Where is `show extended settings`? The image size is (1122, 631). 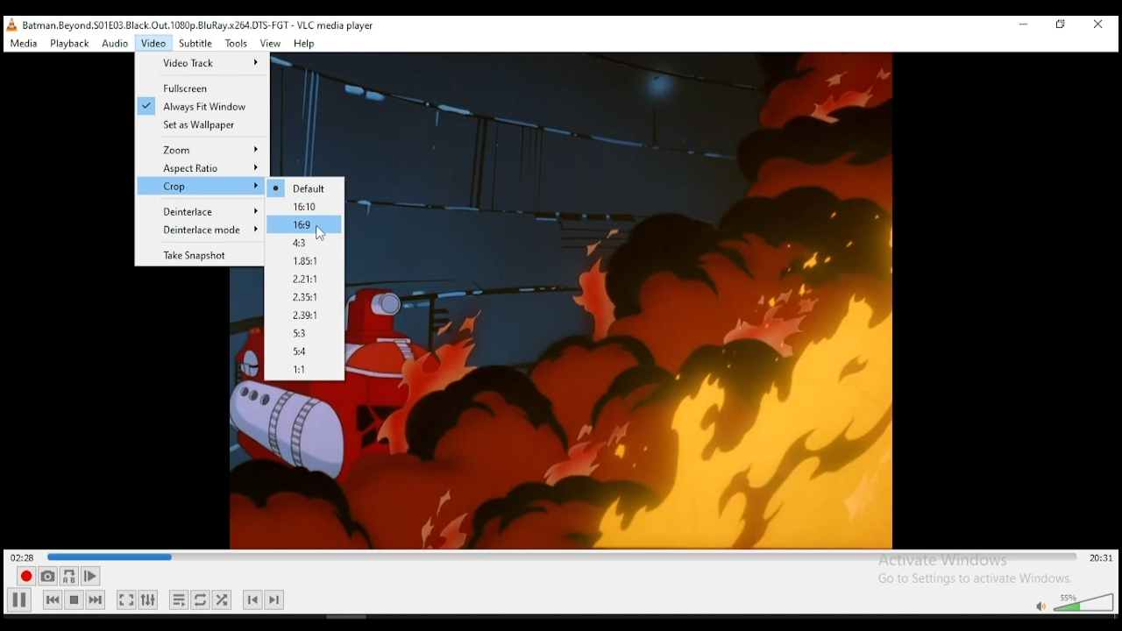 show extended settings is located at coordinates (148, 599).